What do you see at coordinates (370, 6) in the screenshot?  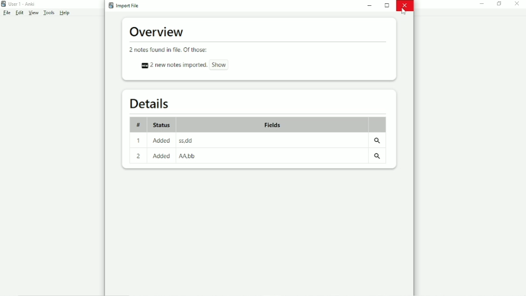 I see `Minimize` at bounding box center [370, 6].